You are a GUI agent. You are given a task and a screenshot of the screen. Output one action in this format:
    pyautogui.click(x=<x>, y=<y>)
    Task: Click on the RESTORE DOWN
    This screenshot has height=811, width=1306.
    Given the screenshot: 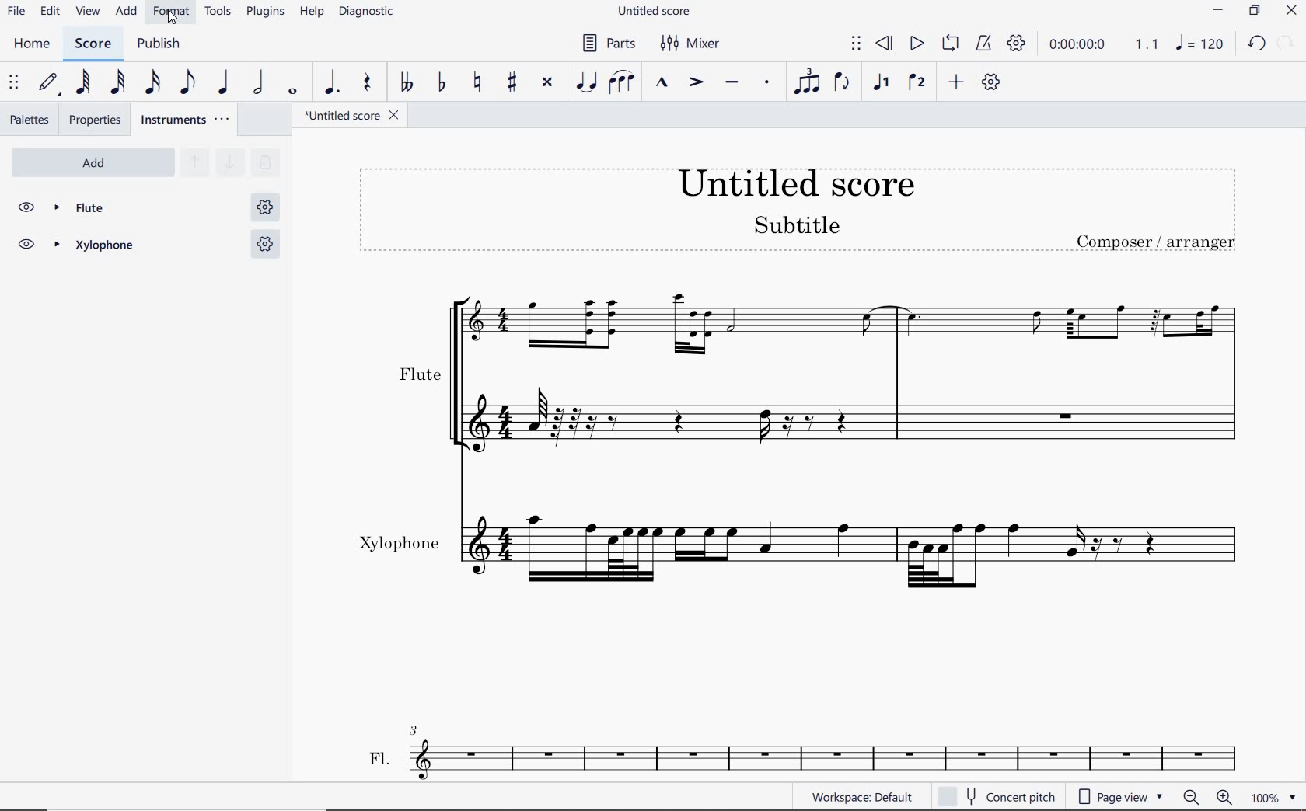 What is the action you would take?
    pyautogui.click(x=1254, y=11)
    